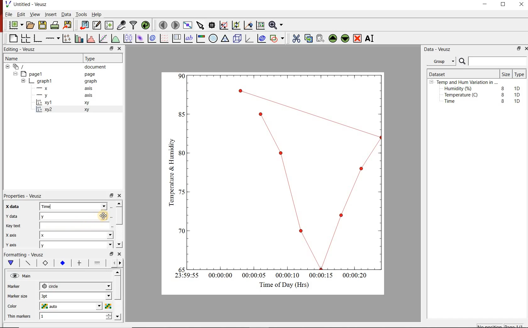 The image size is (528, 328). Describe the element at coordinates (15, 25) in the screenshot. I see `new document` at that location.